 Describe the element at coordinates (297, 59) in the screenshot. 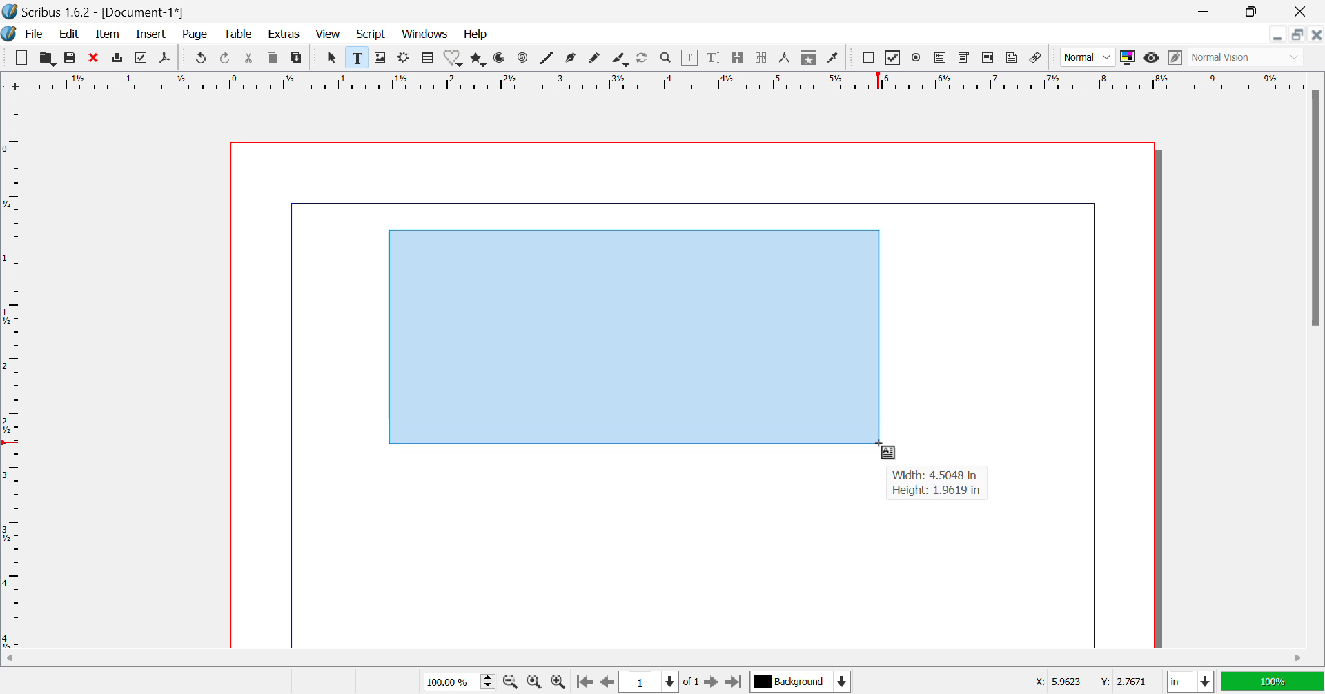

I see `Paste` at that location.